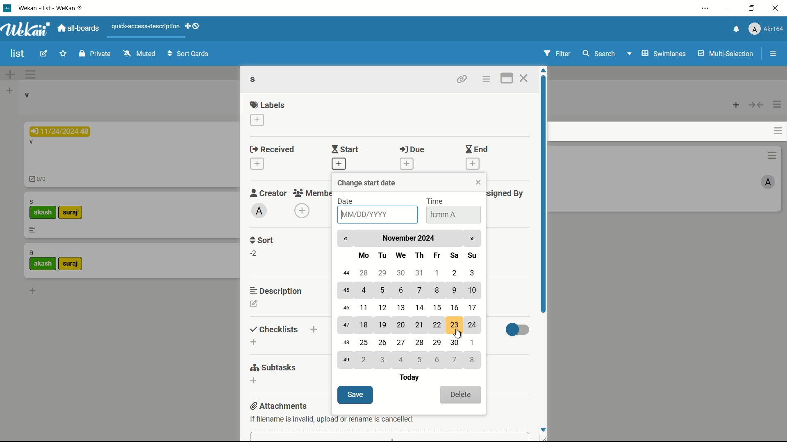 The width and height of the screenshot is (787, 442). What do you see at coordinates (146, 27) in the screenshot?
I see `quick-access-description` at bounding box center [146, 27].